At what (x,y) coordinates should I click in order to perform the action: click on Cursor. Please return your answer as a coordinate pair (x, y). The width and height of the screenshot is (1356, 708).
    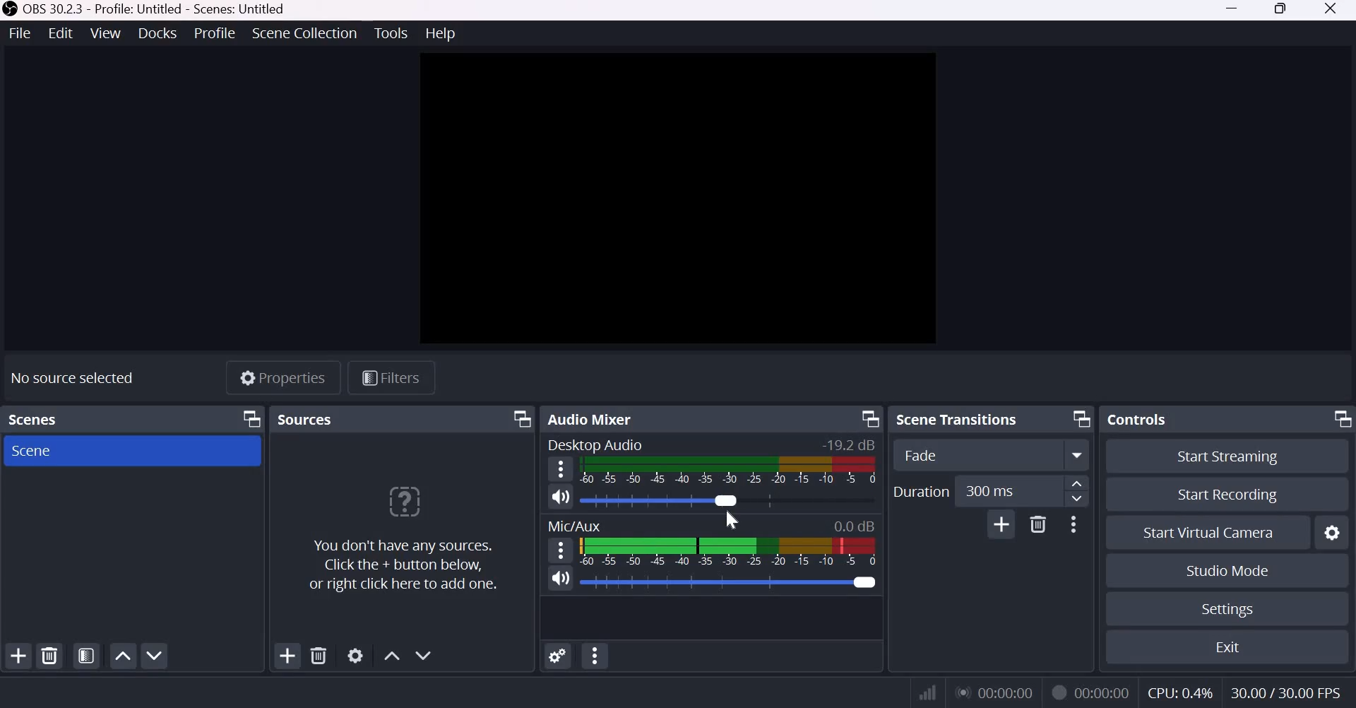
    Looking at the image, I should click on (728, 521).